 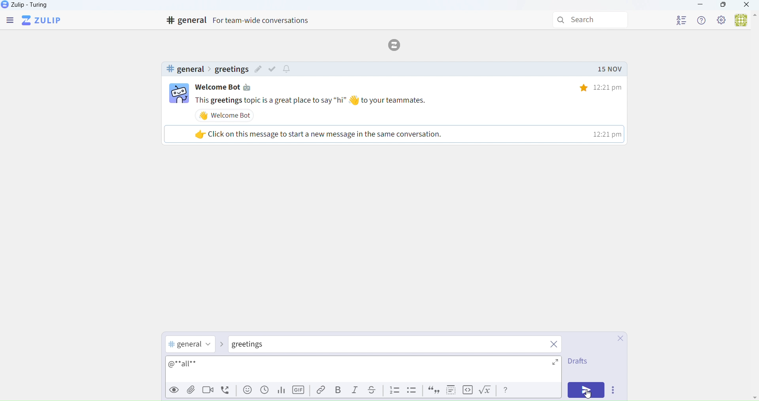 I want to click on Users, so click(x=745, y=21).